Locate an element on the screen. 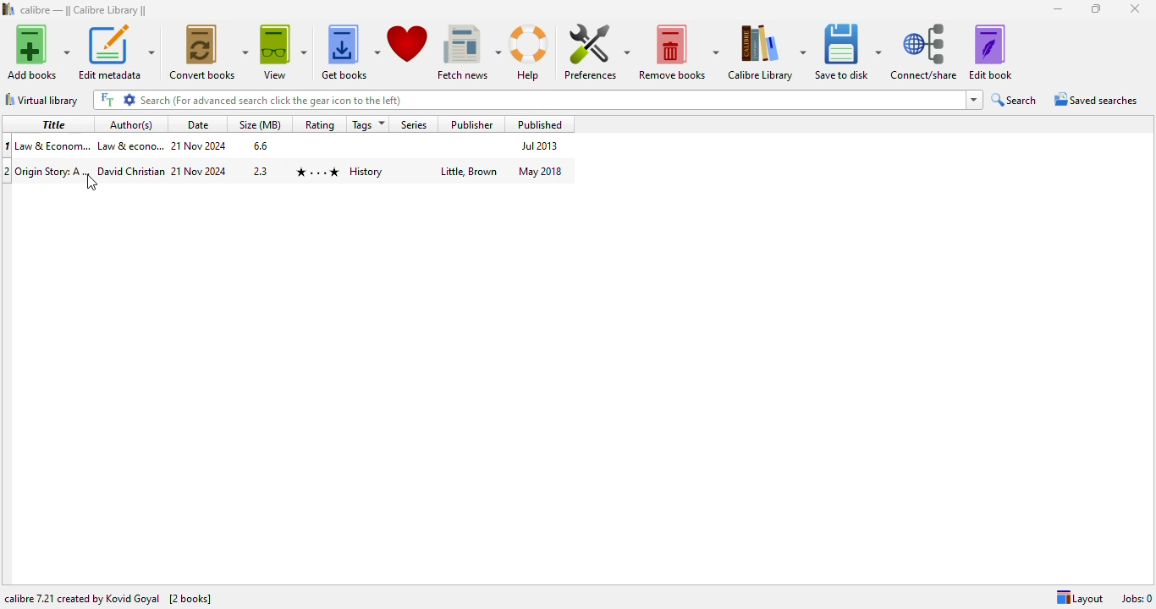 This screenshot has width=1156, height=609. publisher is located at coordinates (472, 124).